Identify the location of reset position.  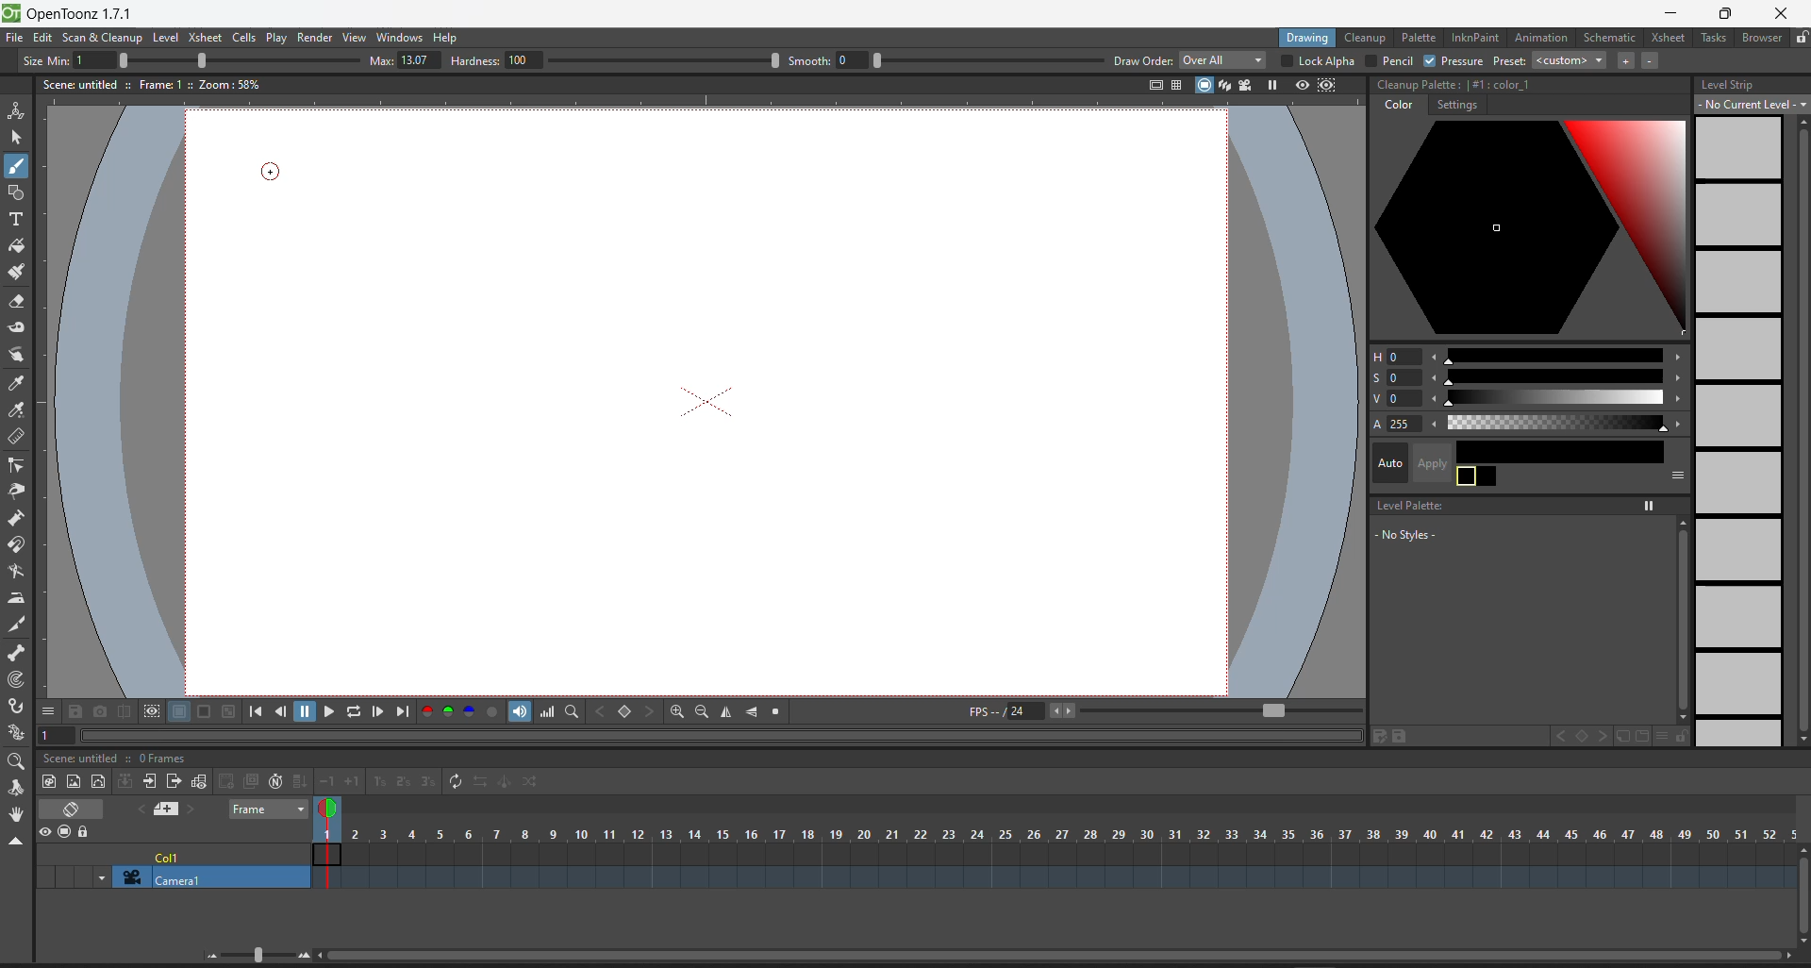
(1758, 61).